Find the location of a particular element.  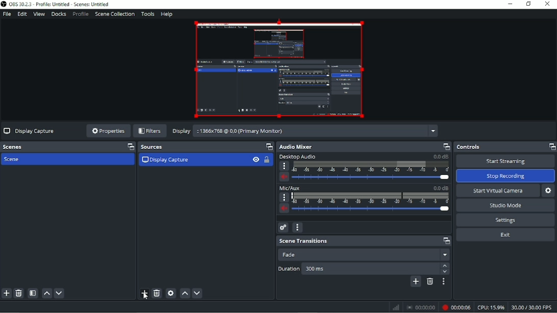

Docks is located at coordinates (58, 14).